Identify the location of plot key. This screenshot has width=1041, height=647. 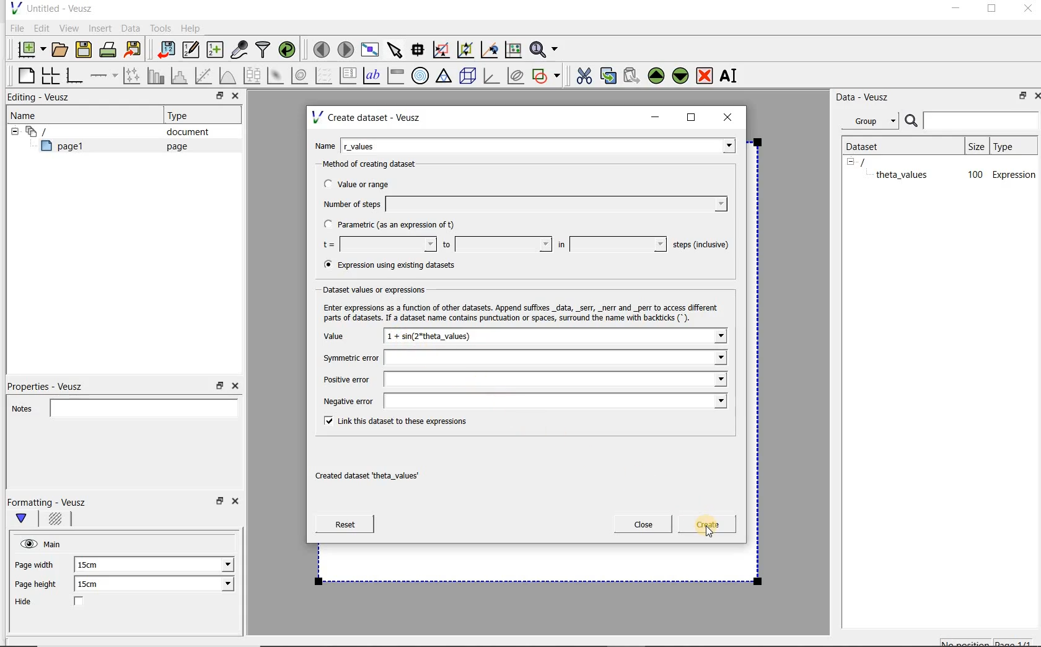
(349, 76).